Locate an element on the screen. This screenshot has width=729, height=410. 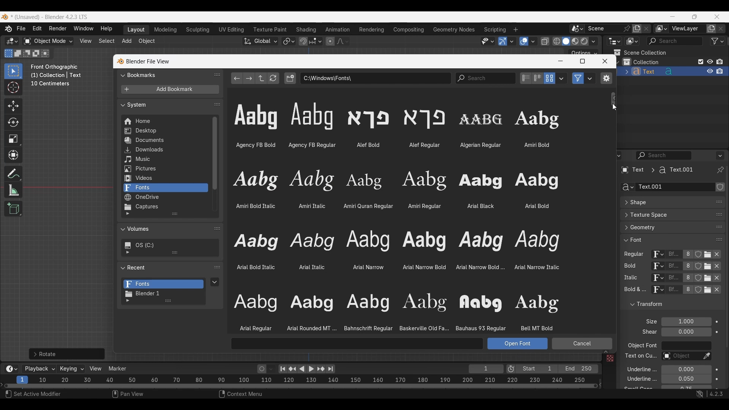
Click to see more edit options is located at coordinates (600, 69).